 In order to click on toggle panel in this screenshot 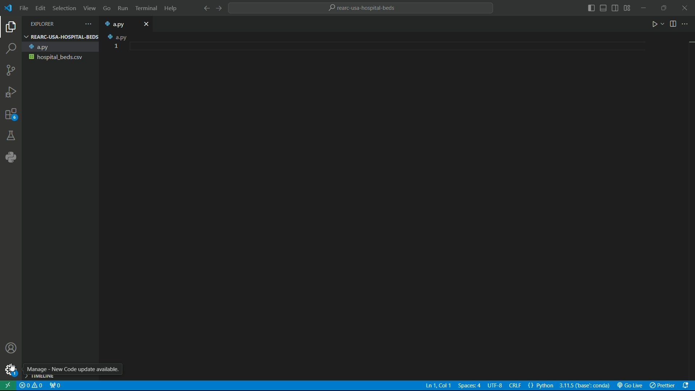, I will do `click(603, 8)`.